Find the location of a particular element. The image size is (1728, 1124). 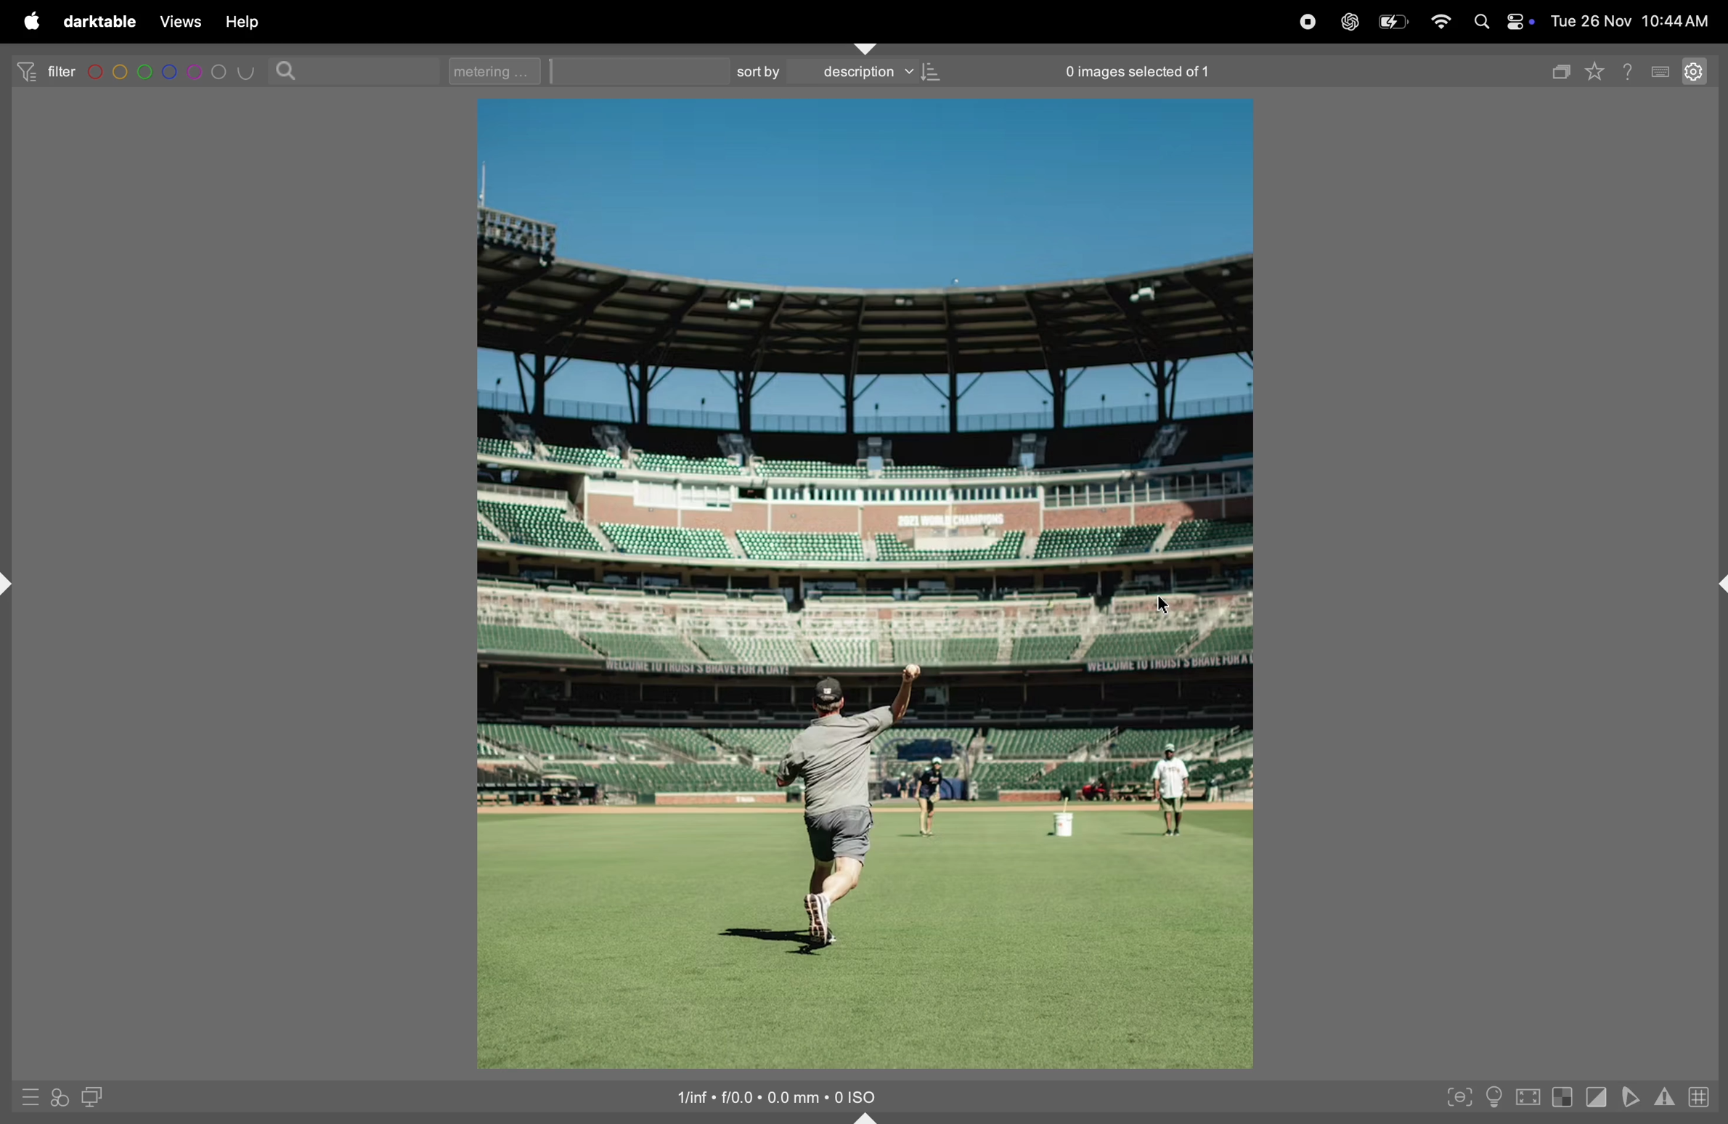

0 images selected is located at coordinates (1158, 73).